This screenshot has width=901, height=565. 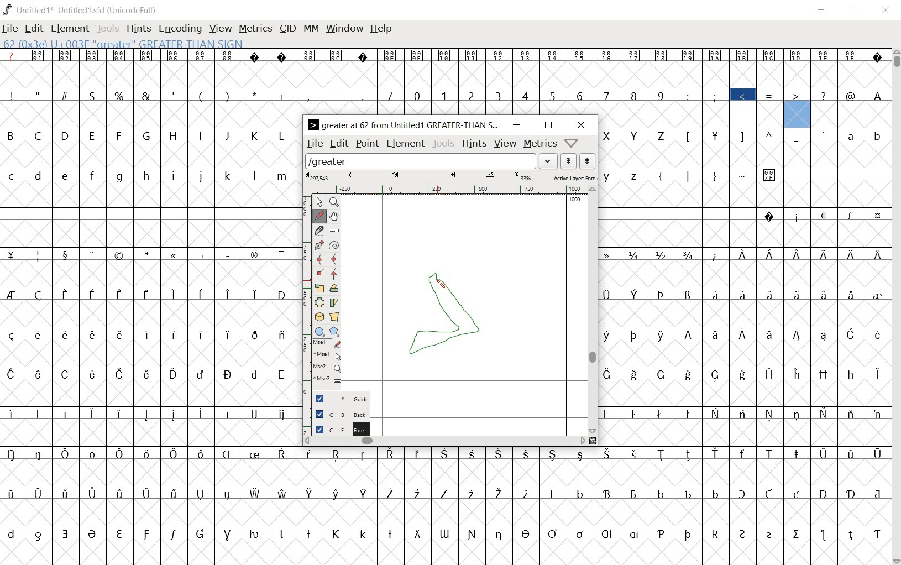 I want to click on Add a corner point, so click(x=334, y=273).